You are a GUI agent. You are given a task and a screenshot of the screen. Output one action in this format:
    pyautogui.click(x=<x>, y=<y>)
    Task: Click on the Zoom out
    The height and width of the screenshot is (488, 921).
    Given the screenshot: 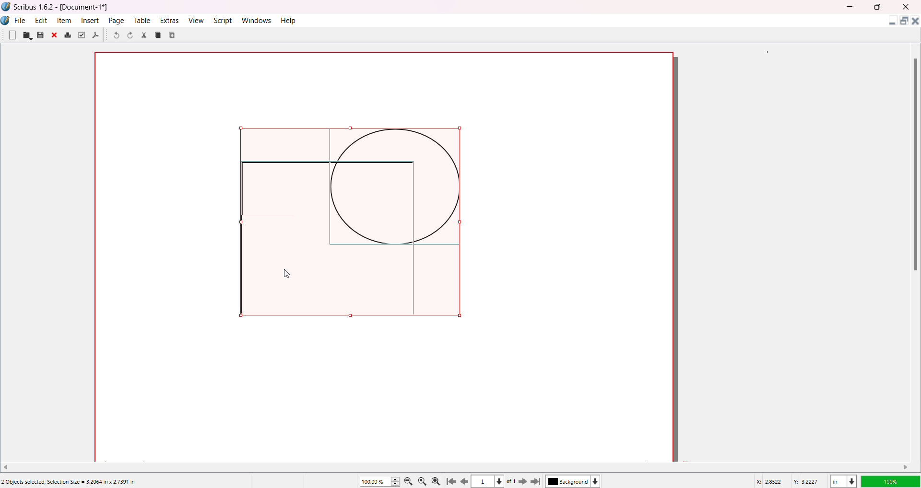 What is the action you would take?
    pyautogui.click(x=410, y=481)
    